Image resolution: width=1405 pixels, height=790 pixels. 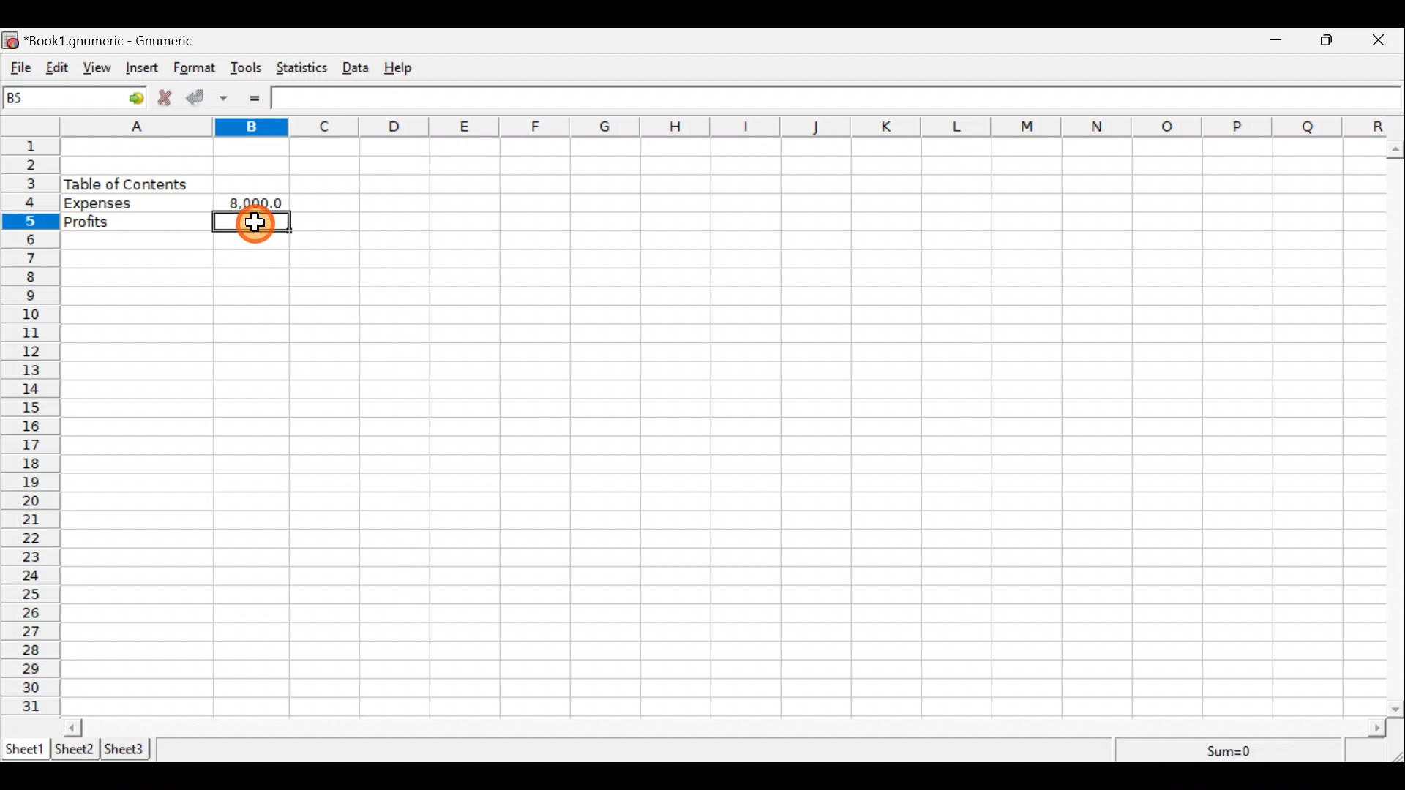 I want to click on Maximize/Minimize, so click(x=1331, y=40).